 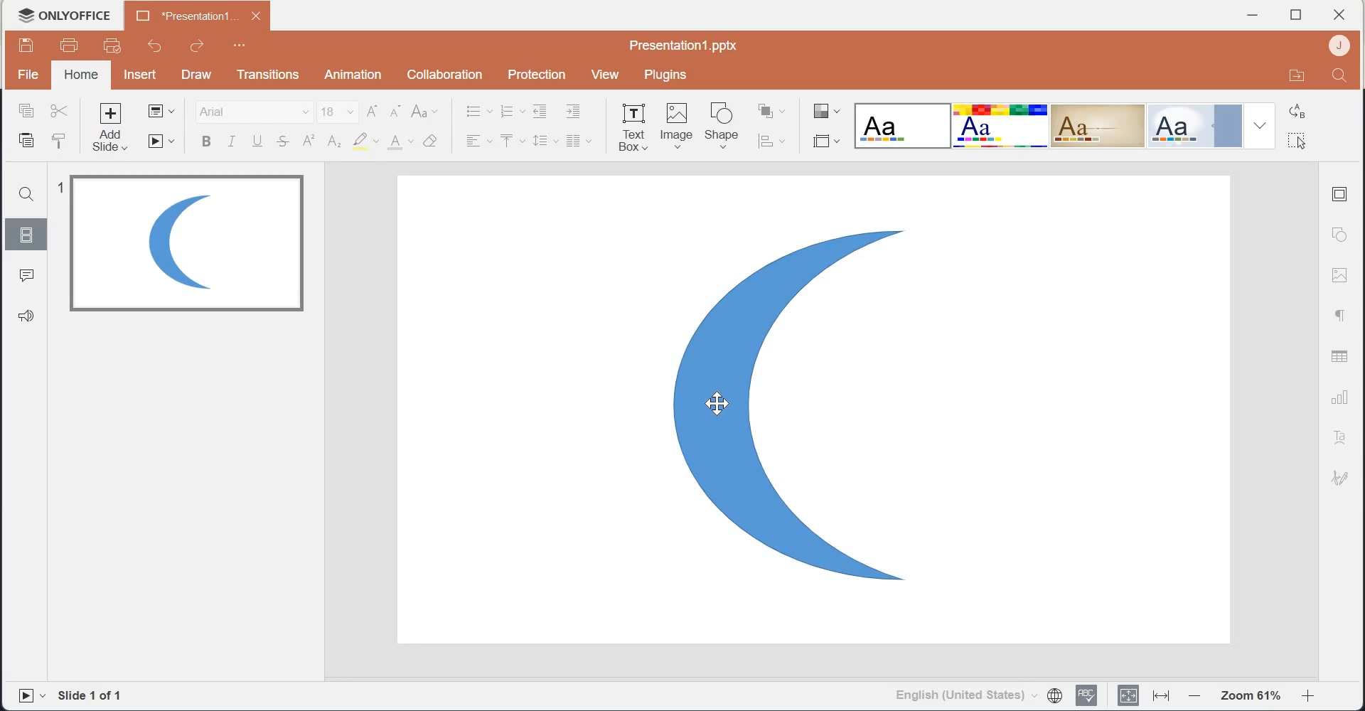 What do you see at coordinates (1340, 476) in the screenshot?
I see `Signature` at bounding box center [1340, 476].